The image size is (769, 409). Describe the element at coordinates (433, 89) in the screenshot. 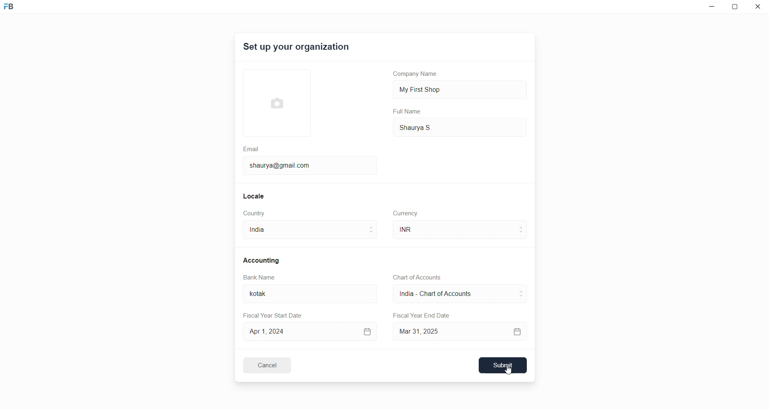

I see `My First Shop` at that location.